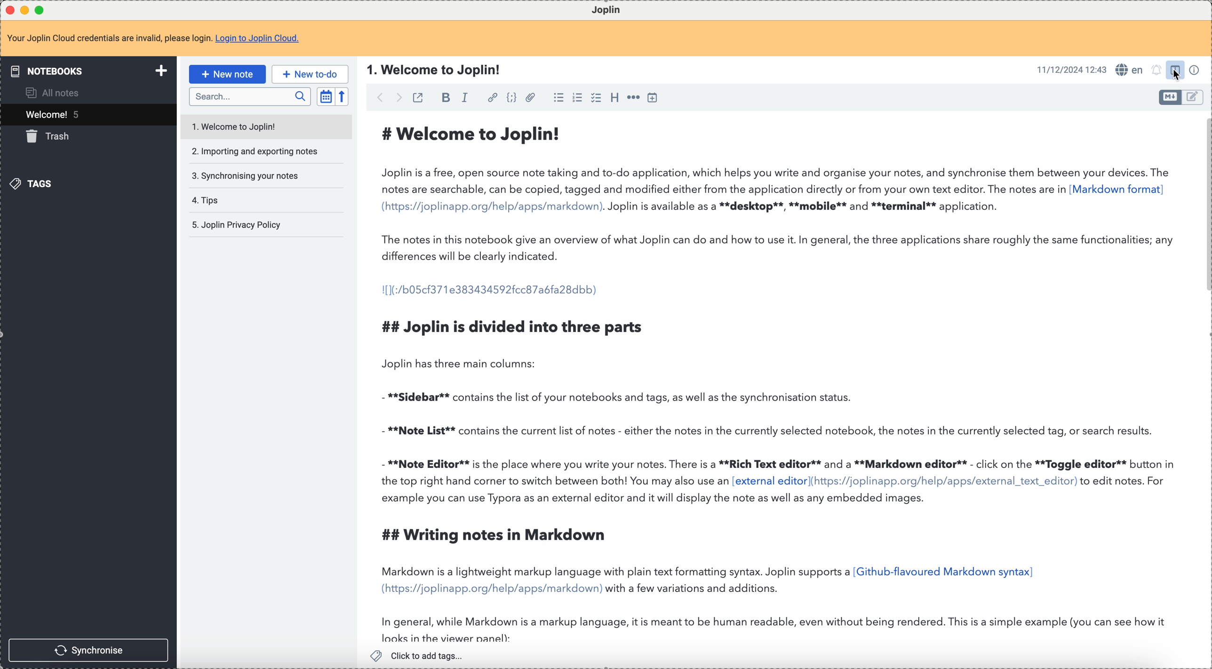 The width and height of the screenshot is (1212, 669). Describe the element at coordinates (492, 207) in the screenshot. I see `(https://joplinapp.org/help/apps/markdown)` at that location.